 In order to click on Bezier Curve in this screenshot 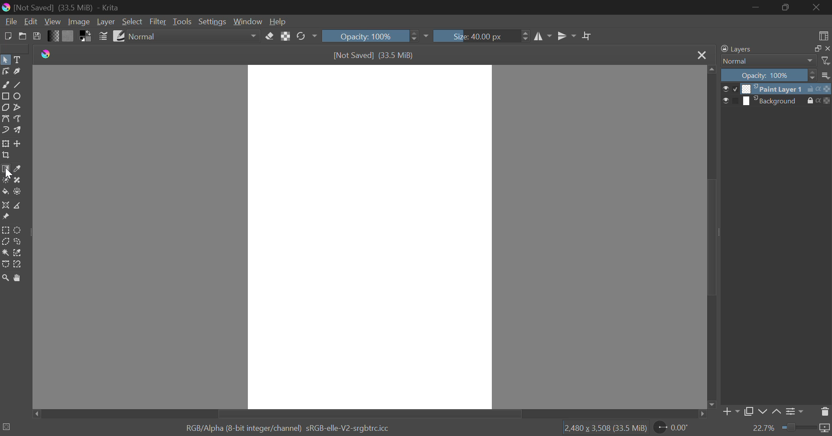, I will do `click(5, 119)`.